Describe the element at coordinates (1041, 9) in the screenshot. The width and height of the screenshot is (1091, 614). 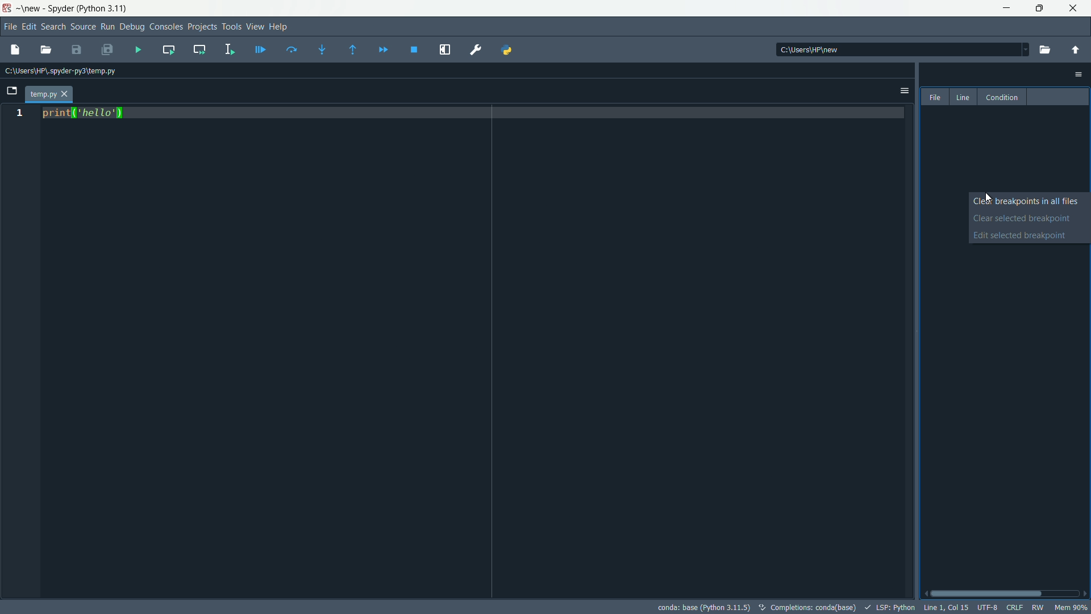
I see `maximize` at that location.